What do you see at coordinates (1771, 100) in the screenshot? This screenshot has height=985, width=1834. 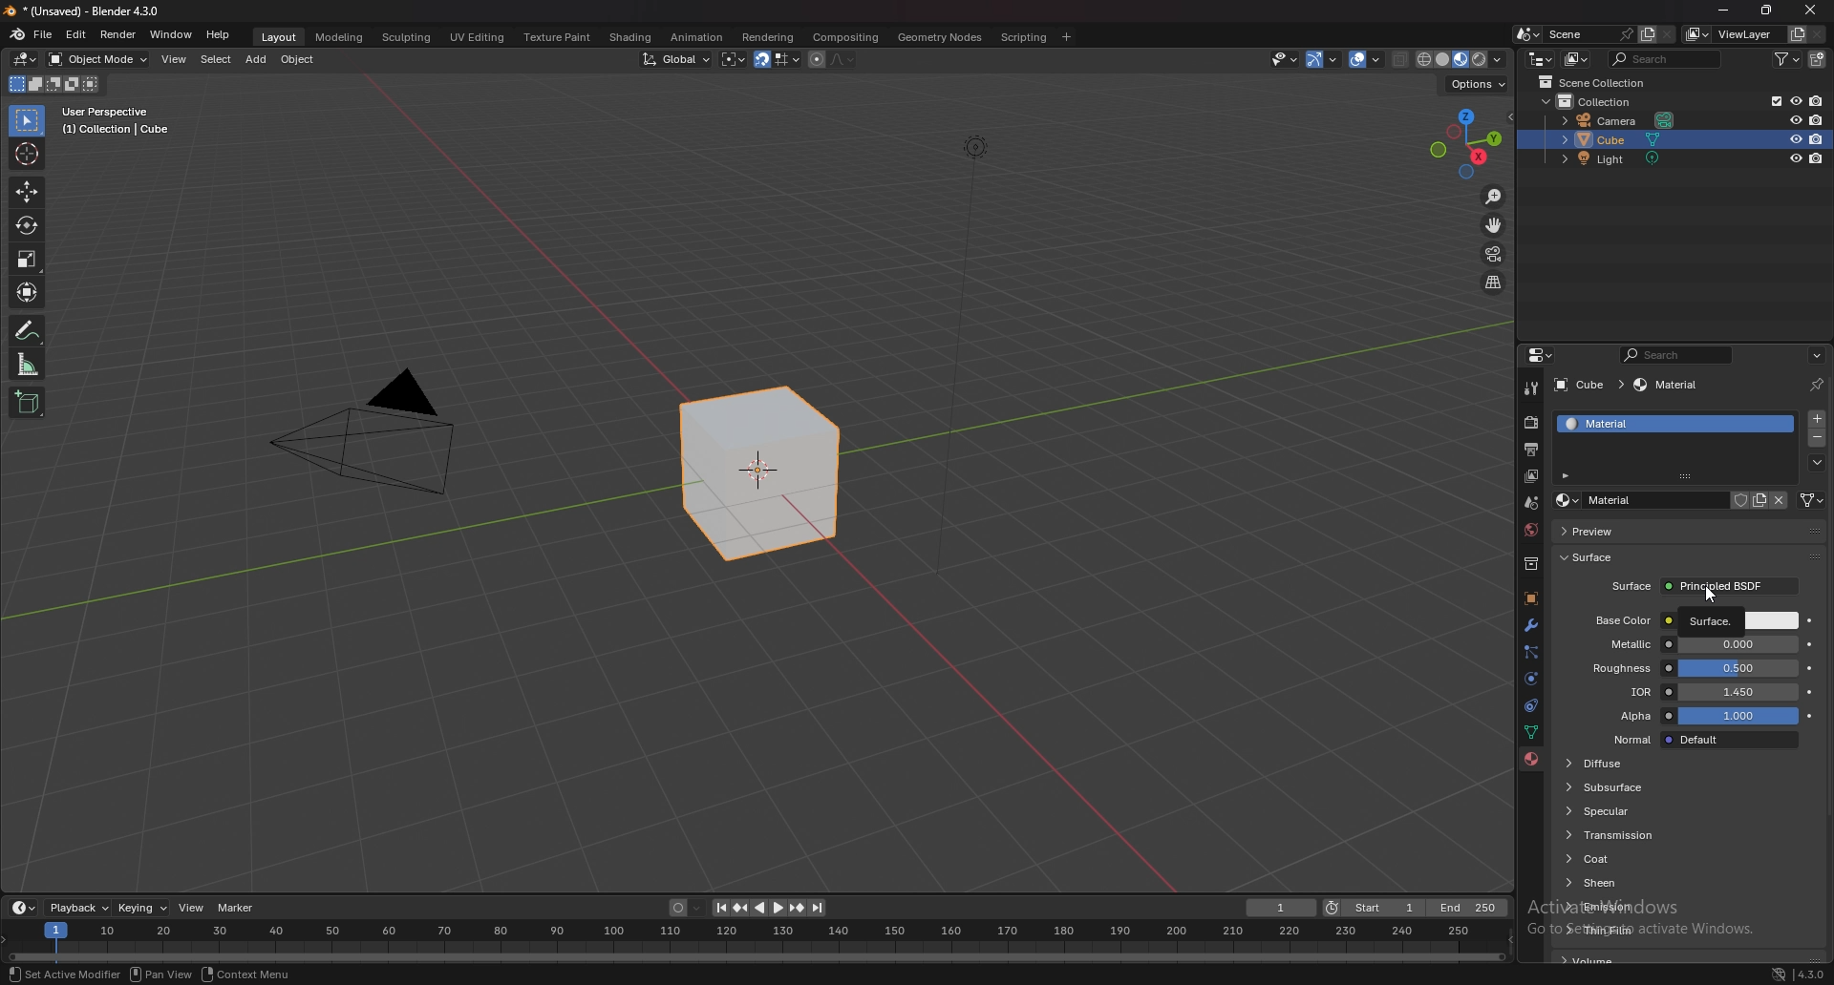 I see `exclude from view layer` at bounding box center [1771, 100].